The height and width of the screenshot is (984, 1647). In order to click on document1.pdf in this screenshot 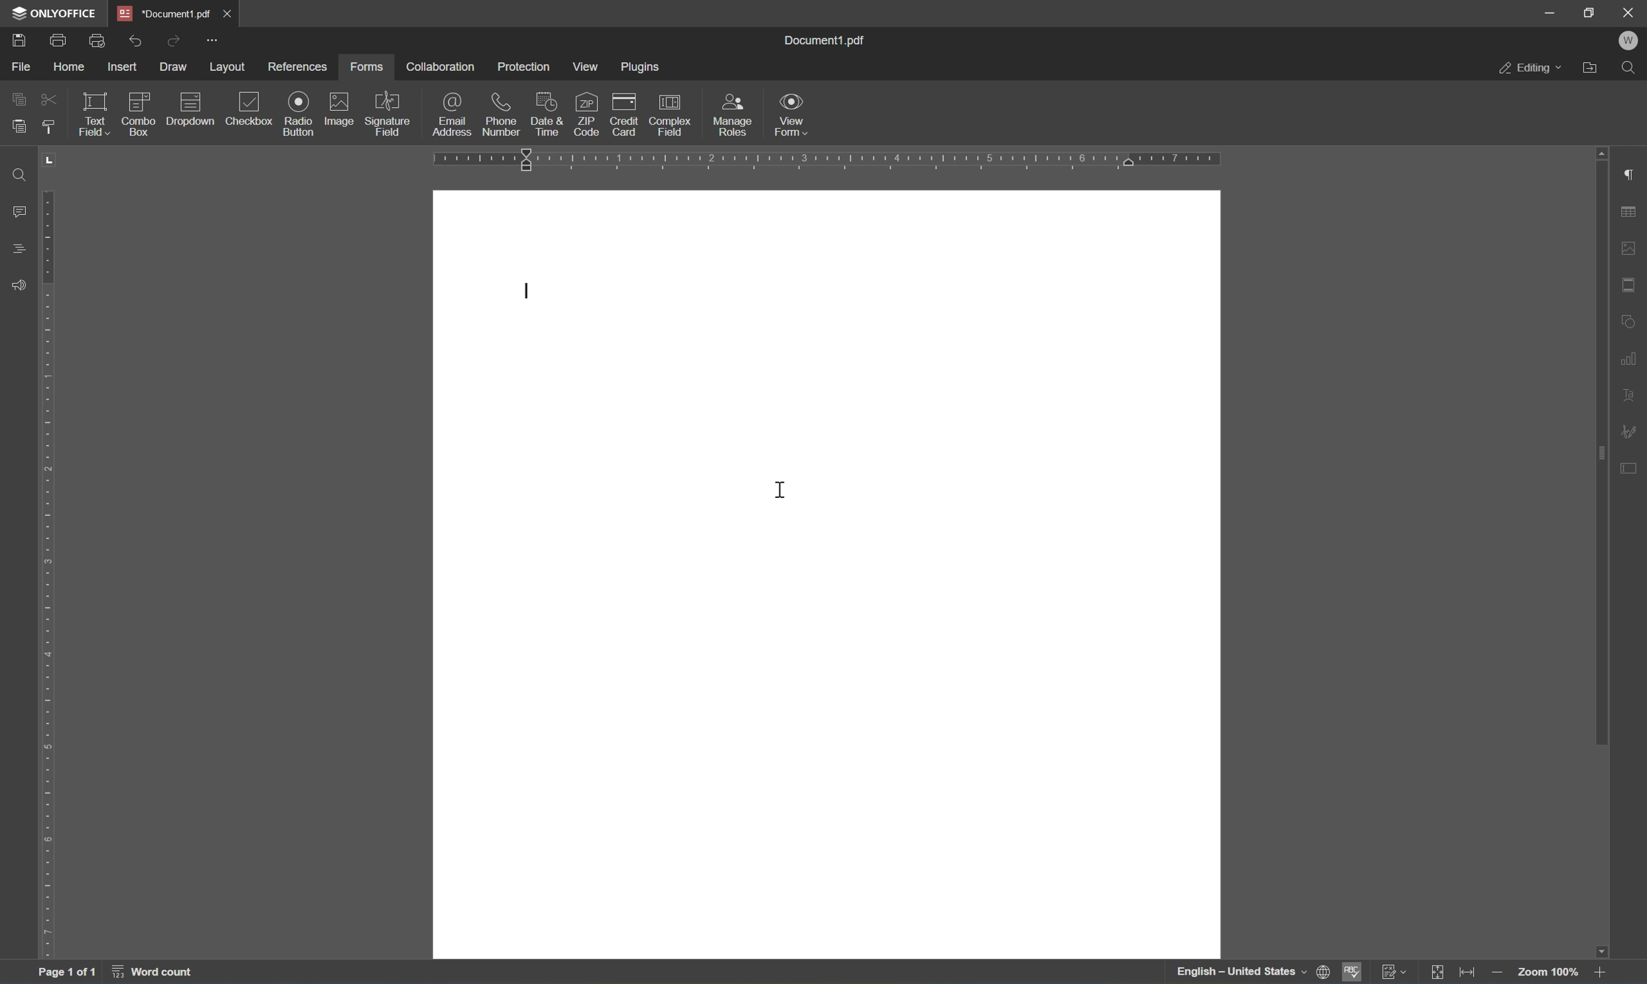, I will do `click(824, 40)`.